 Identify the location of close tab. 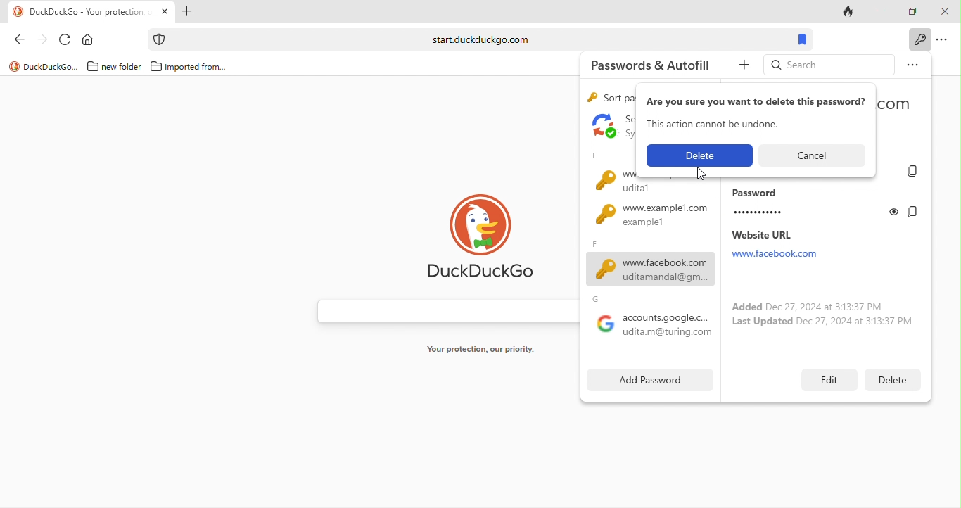
(165, 11).